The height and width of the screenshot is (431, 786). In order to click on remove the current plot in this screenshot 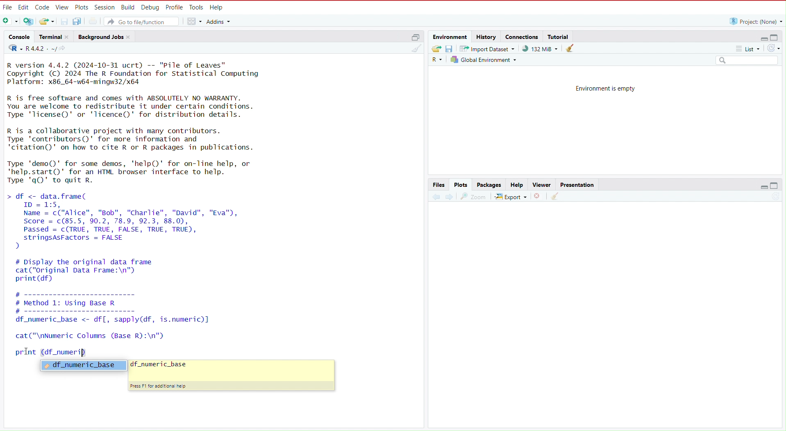, I will do `click(538, 196)`.